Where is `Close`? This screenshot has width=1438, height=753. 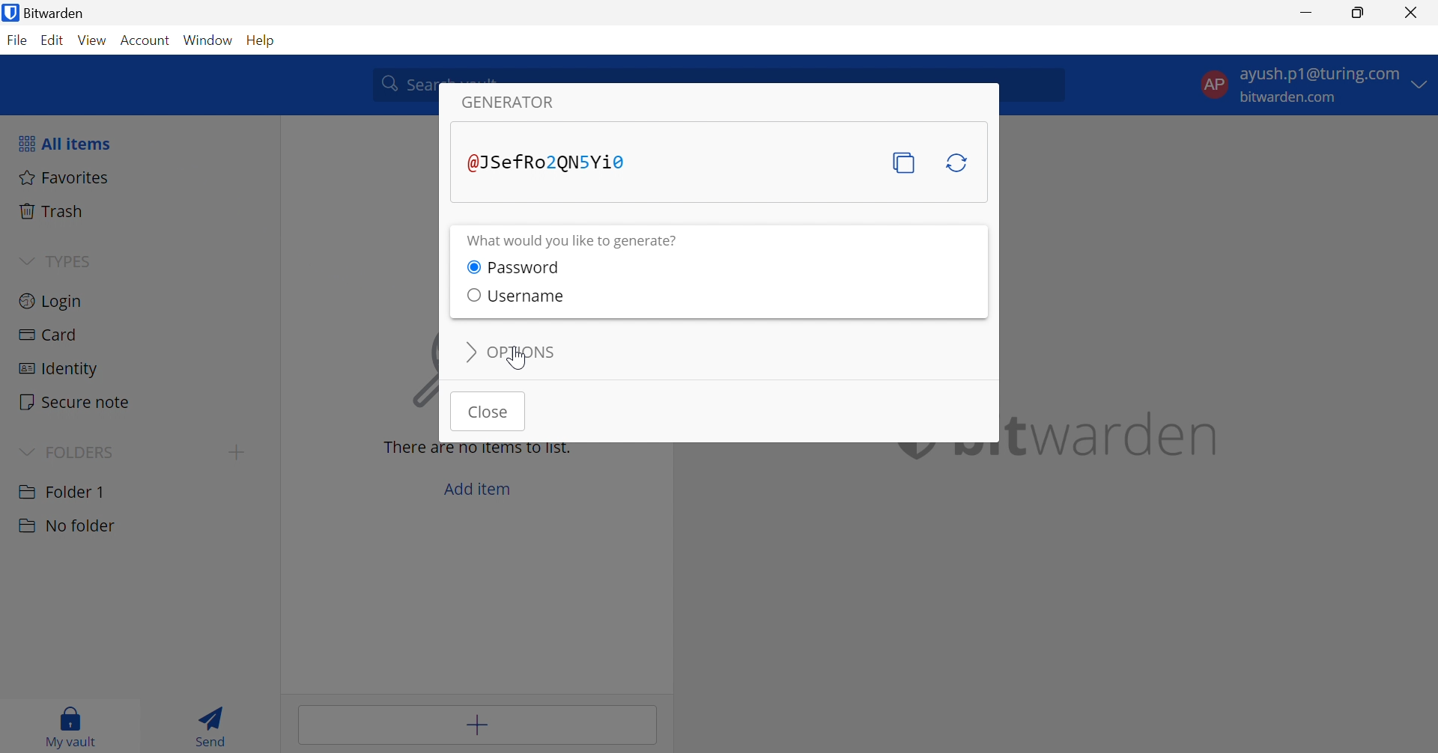
Close is located at coordinates (491, 410).